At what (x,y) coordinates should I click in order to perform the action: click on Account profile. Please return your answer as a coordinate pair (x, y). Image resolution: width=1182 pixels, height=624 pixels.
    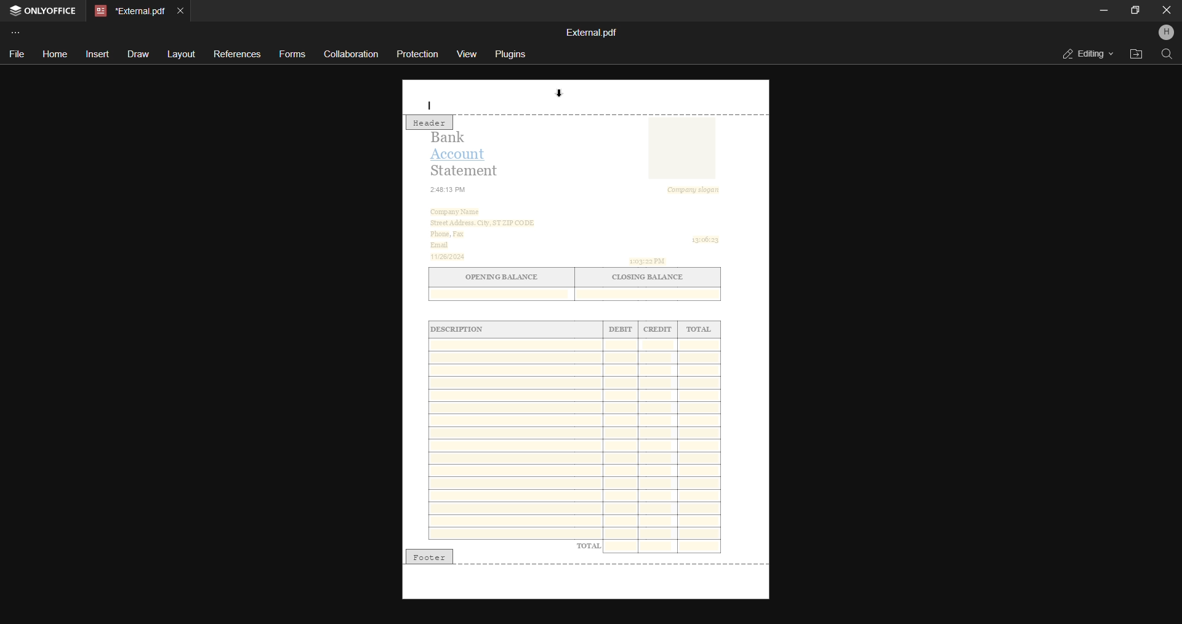
    Looking at the image, I should click on (1165, 34).